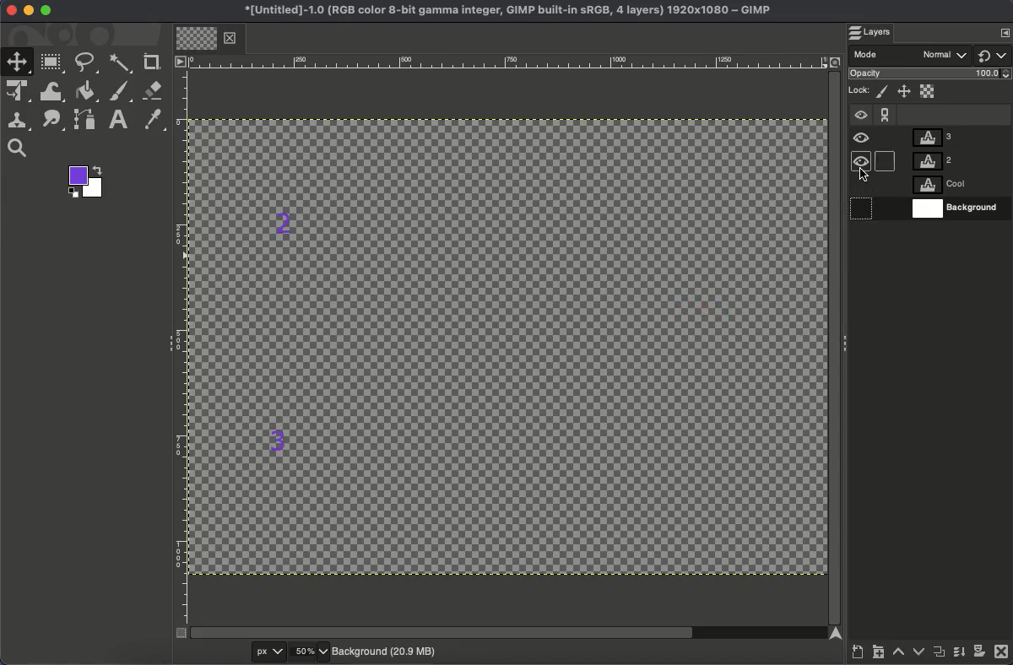 The width and height of the screenshot is (1013, 665). Describe the element at coordinates (21, 121) in the screenshot. I see `Clone` at that location.